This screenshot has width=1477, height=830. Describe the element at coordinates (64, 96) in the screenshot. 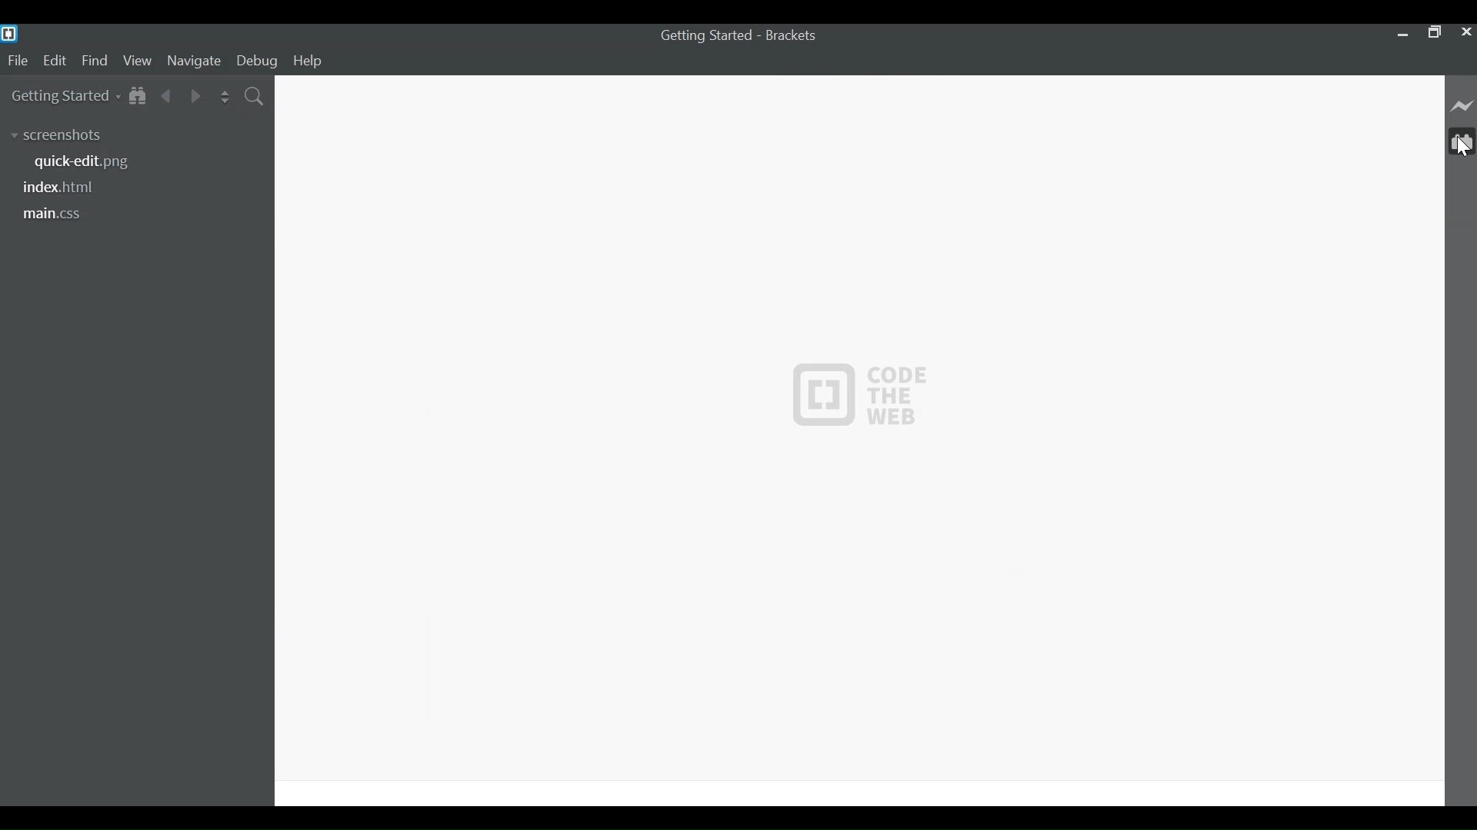

I see `Getting Started` at that location.